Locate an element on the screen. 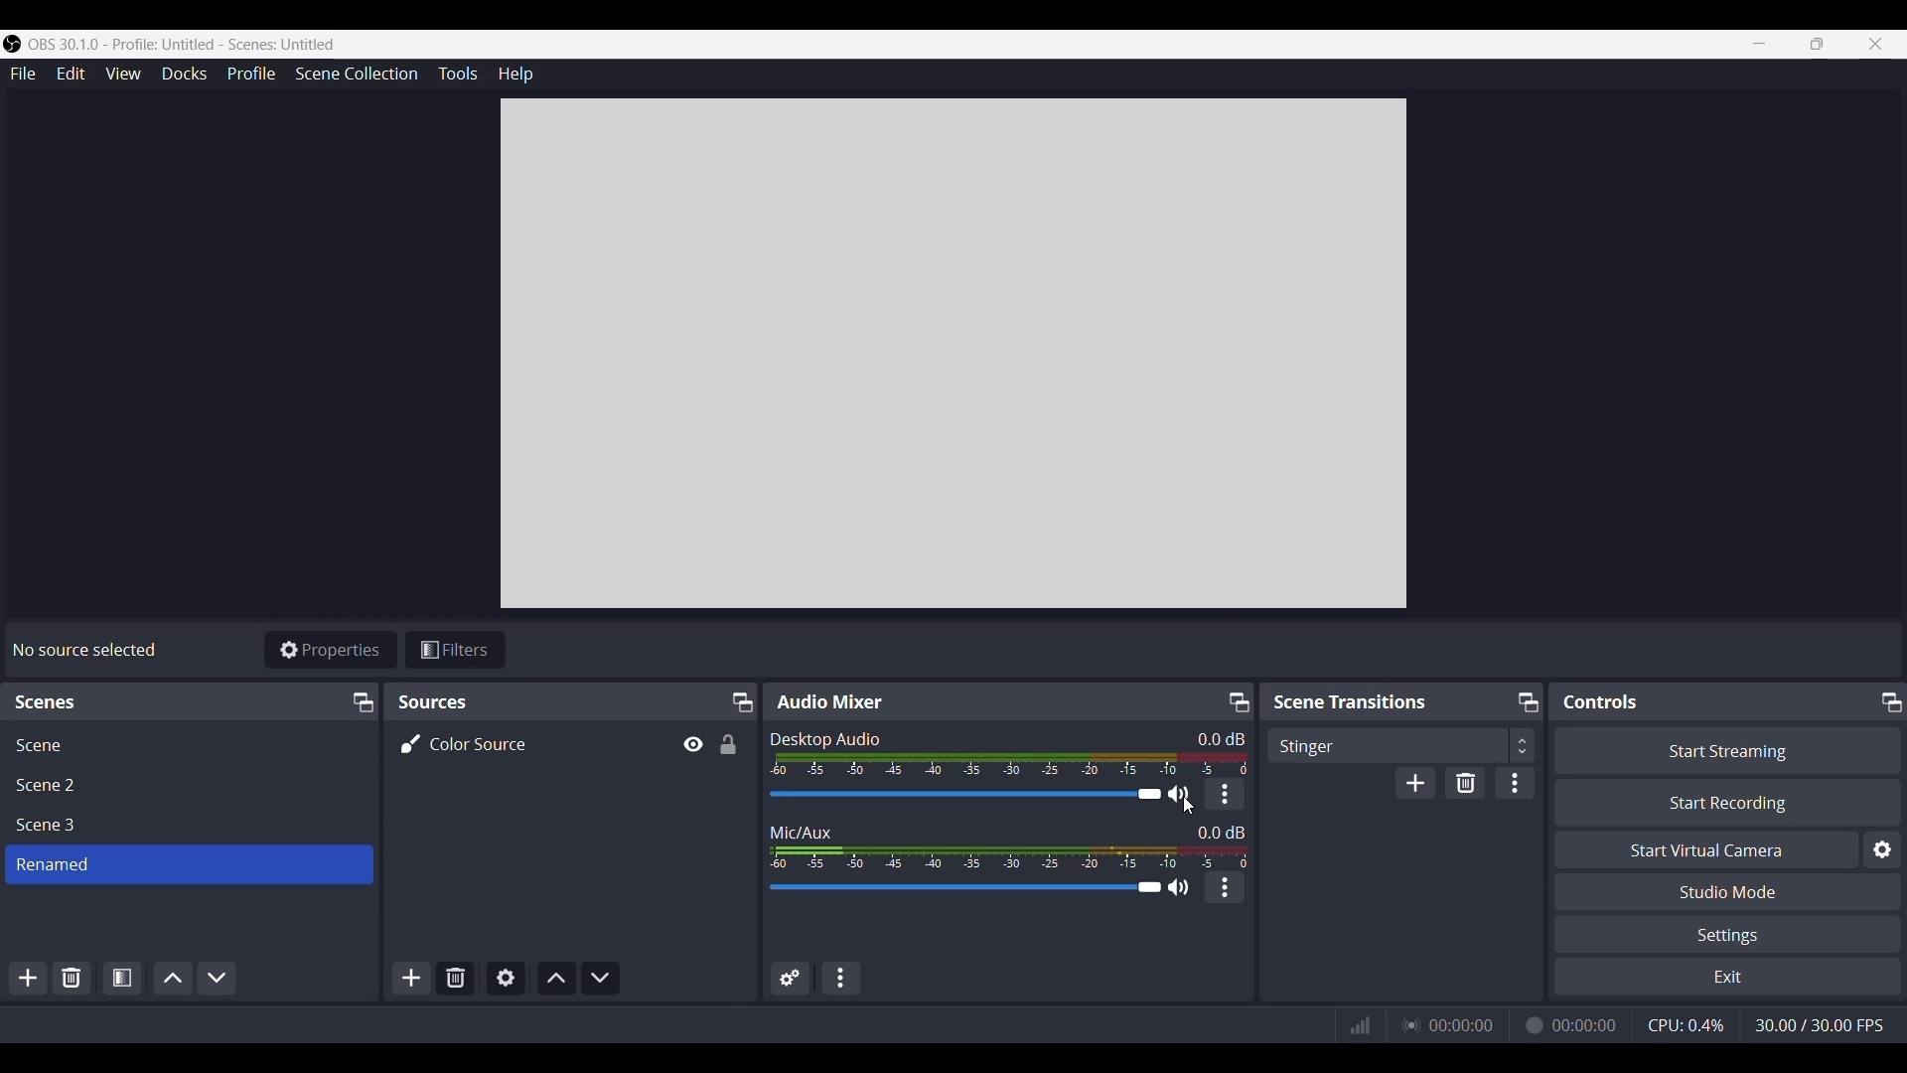  Audio mixer menu is located at coordinates (840, 979).